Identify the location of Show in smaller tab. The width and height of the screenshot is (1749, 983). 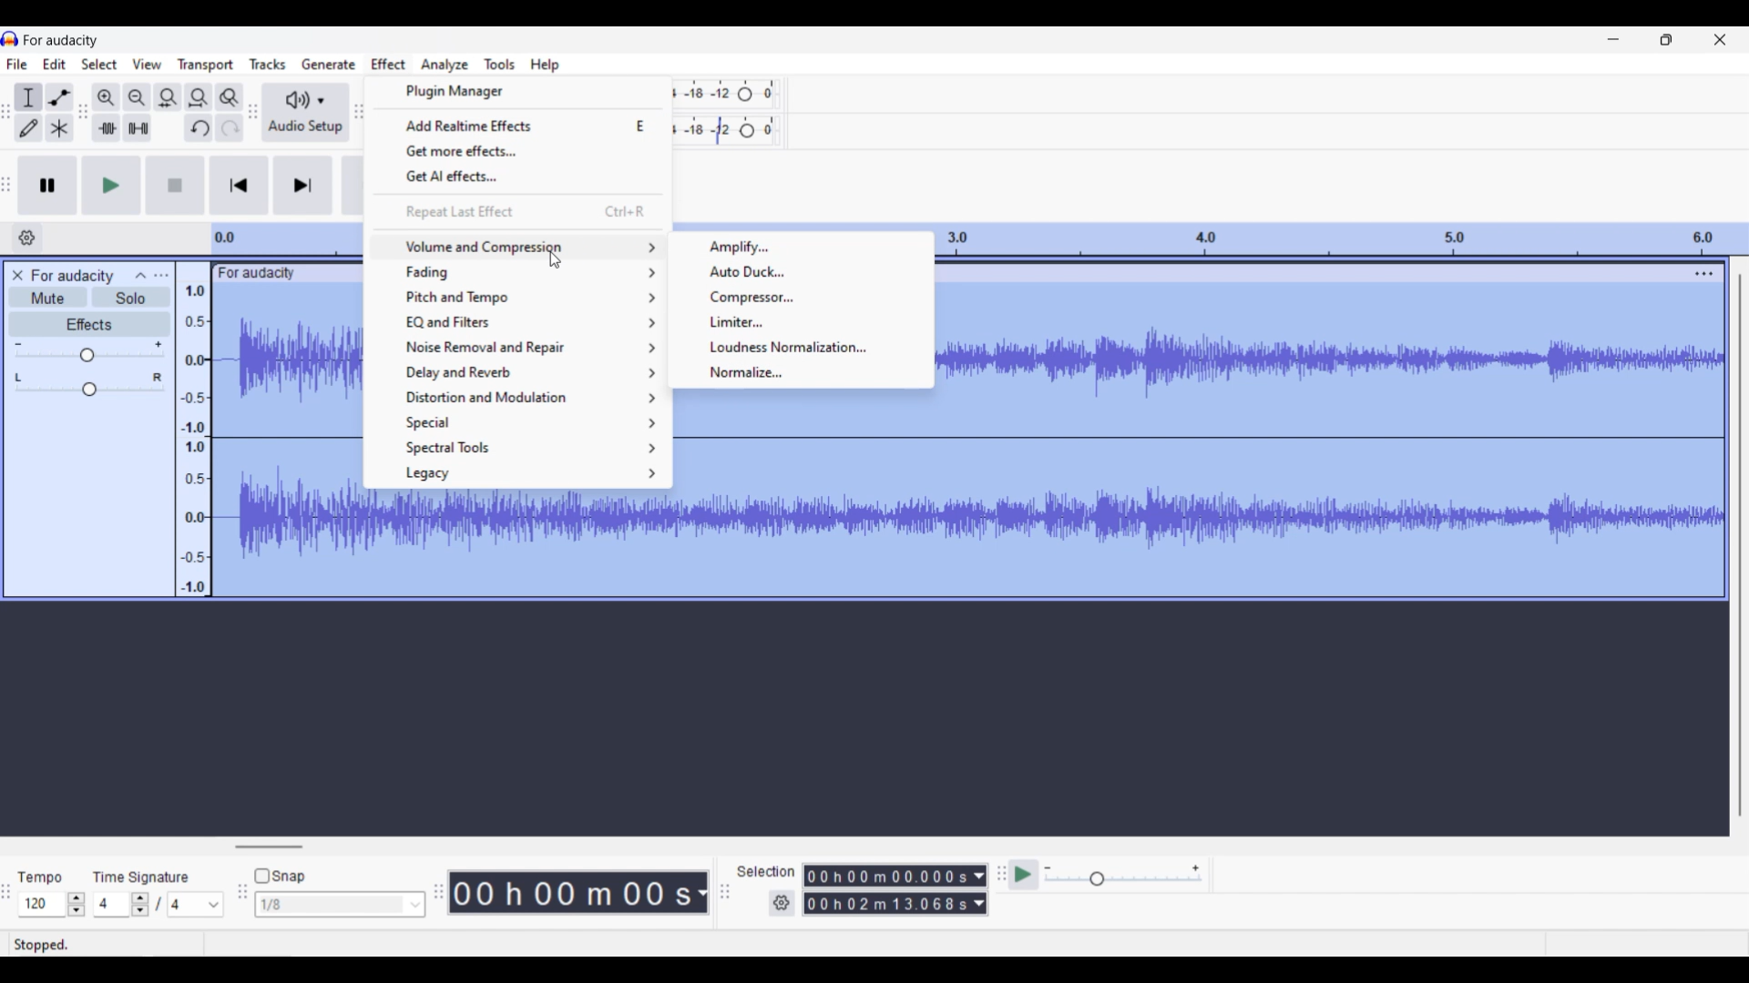
(1667, 40).